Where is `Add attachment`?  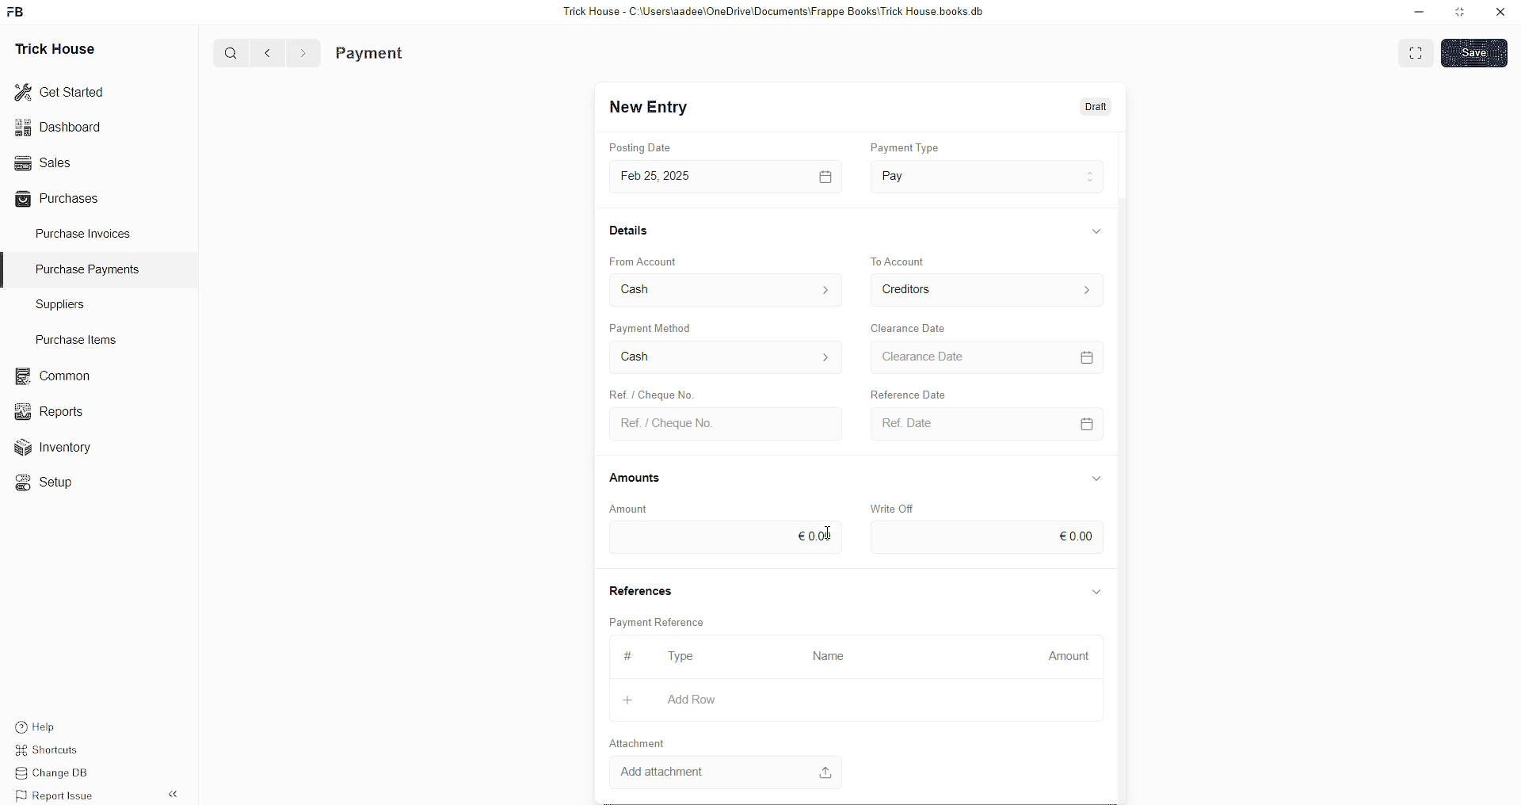 Add attachment is located at coordinates (726, 772).